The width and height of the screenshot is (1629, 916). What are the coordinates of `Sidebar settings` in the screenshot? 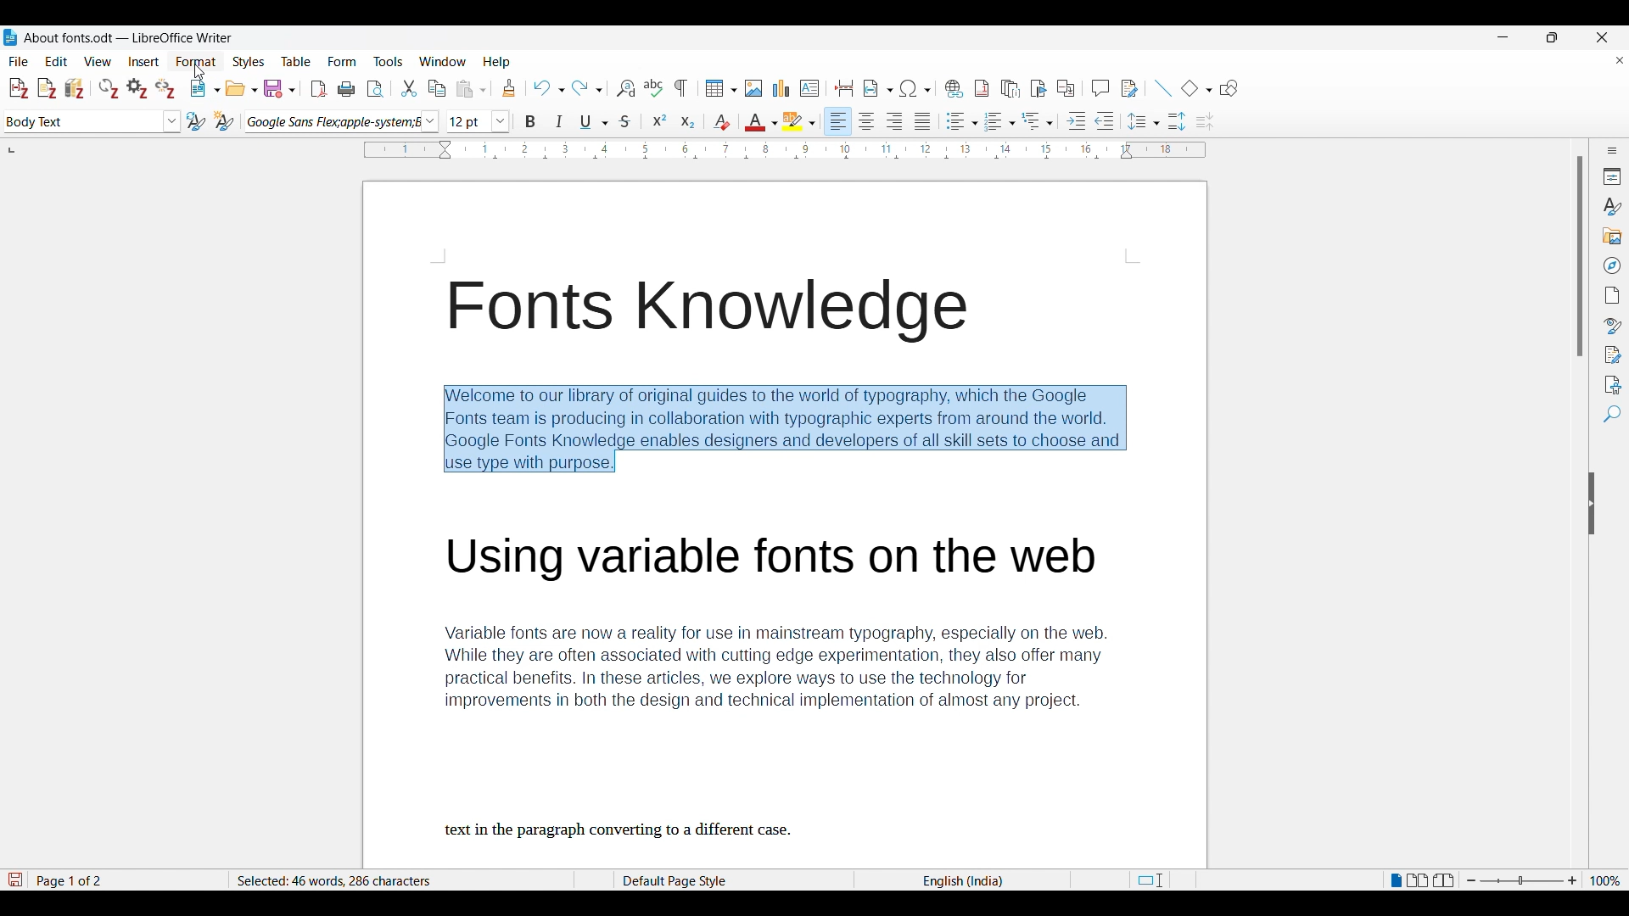 It's located at (1613, 150).